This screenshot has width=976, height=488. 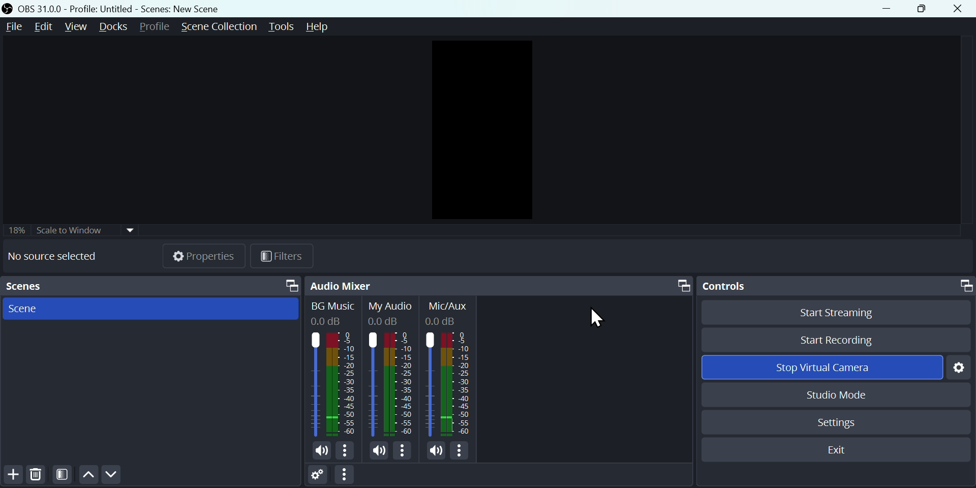 What do you see at coordinates (958, 10) in the screenshot?
I see `Close` at bounding box center [958, 10].